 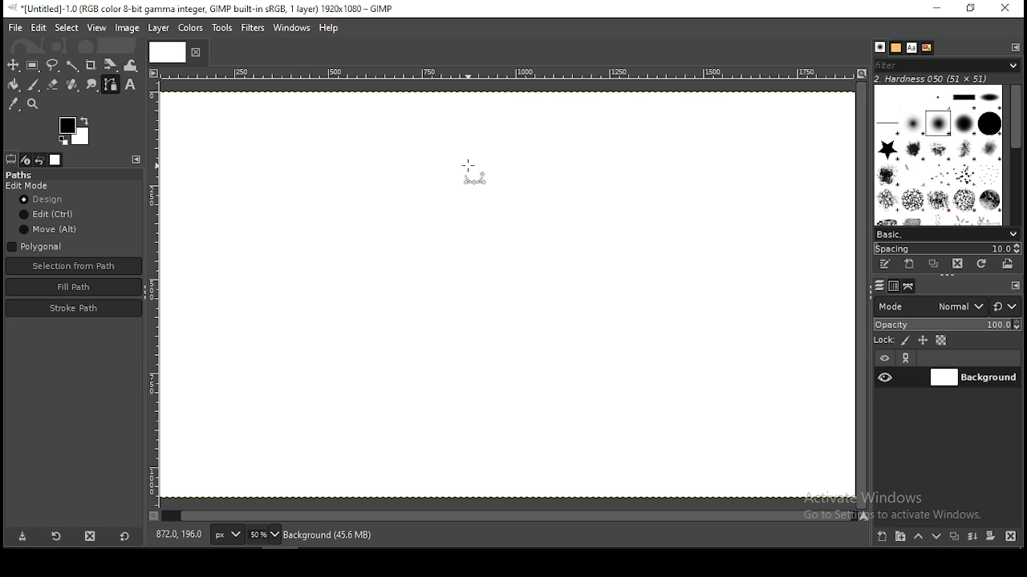 What do you see at coordinates (111, 65) in the screenshot?
I see `shear tool` at bounding box center [111, 65].